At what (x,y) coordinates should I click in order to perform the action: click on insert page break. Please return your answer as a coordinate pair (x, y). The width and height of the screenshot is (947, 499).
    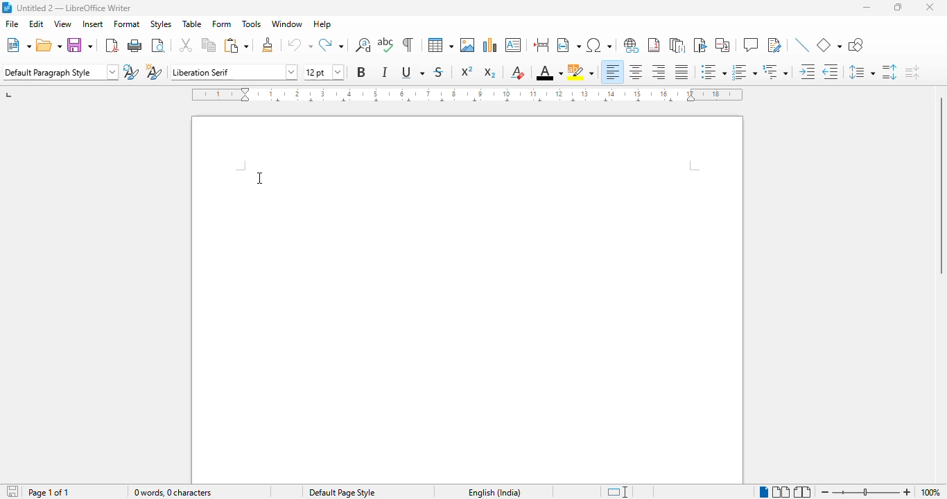
    Looking at the image, I should click on (542, 44).